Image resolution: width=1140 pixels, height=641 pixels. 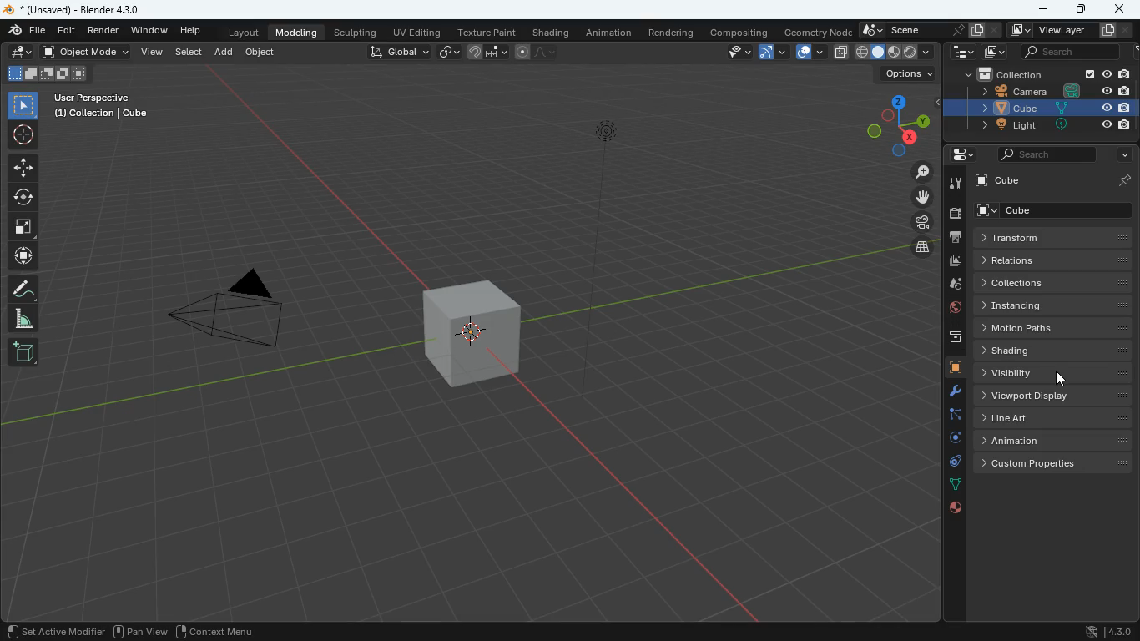 What do you see at coordinates (1058, 350) in the screenshot?
I see `shading` at bounding box center [1058, 350].